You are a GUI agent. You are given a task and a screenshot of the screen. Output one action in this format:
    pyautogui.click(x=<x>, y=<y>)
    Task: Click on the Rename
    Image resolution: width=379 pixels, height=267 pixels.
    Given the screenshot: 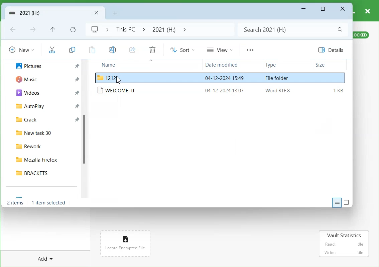 What is the action you would take?
    pyautogui.click(x=112, y=50)
    